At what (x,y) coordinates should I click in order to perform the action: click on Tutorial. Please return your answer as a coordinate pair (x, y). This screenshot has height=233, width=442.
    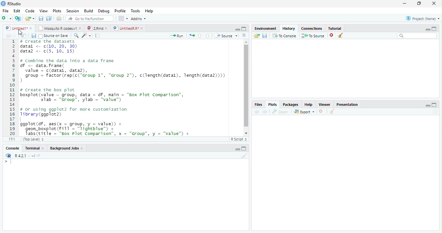
    Looking at the image, I should click on (335, 28).